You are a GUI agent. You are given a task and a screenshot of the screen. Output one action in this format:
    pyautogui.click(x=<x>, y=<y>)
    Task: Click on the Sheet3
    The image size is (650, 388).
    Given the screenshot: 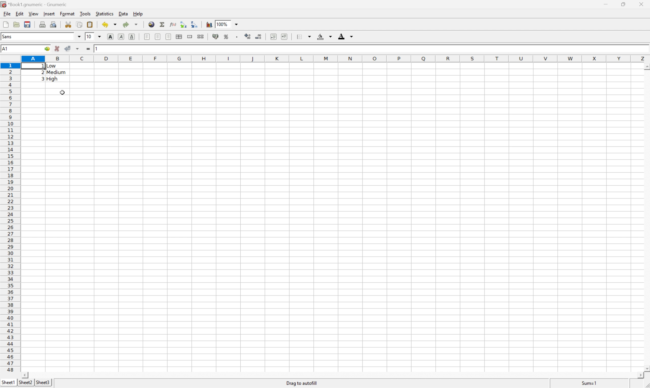 What is the action you would take?
    pyautogui.click(x=44, y=384)
    